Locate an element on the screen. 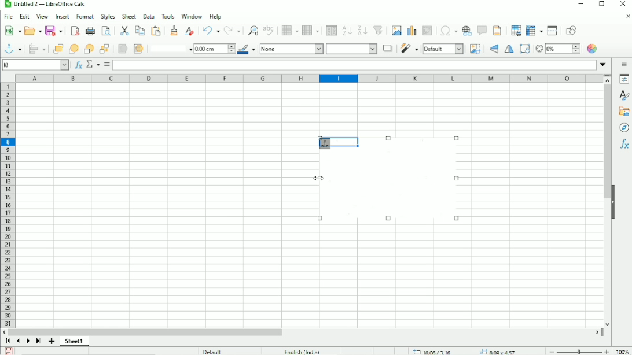 The height and width of the screenshot is (355, 632). Print is located at coordinates (89, 31).